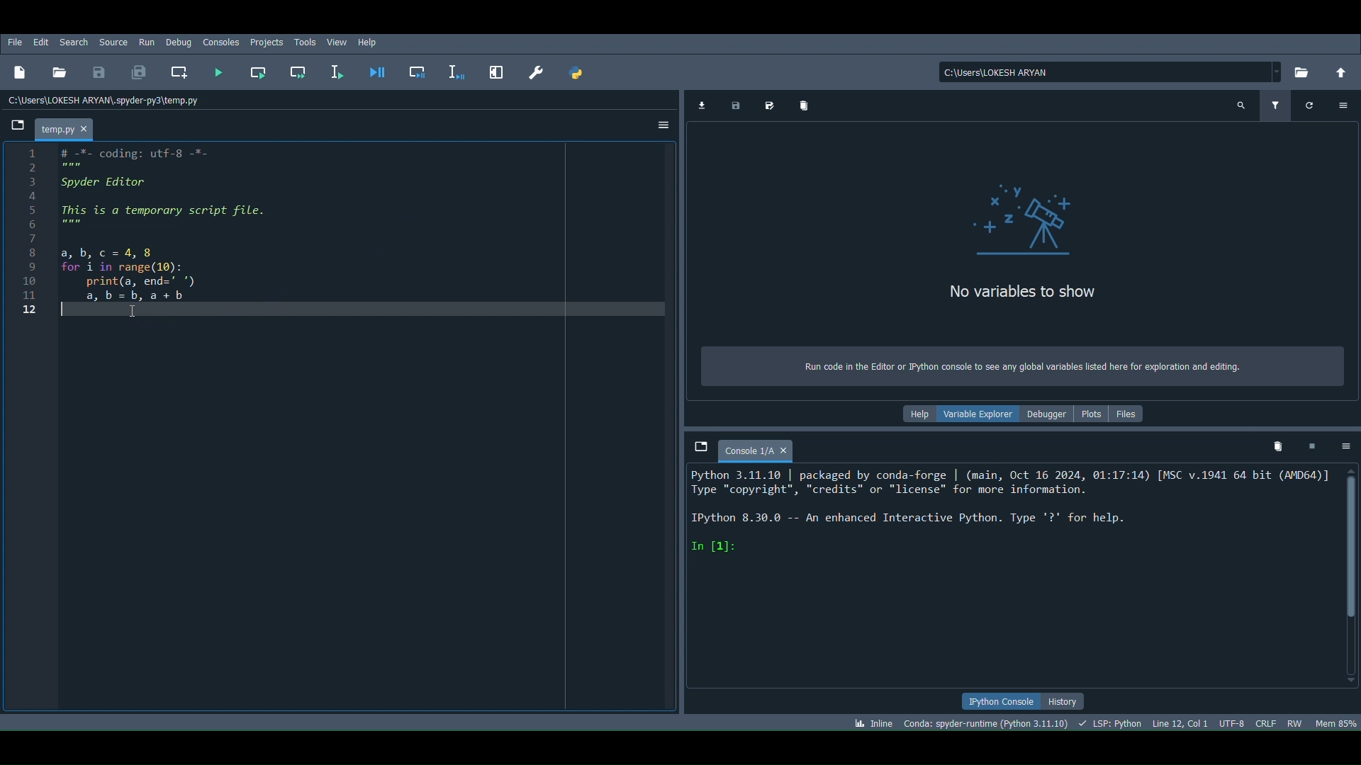  What do you see at coordinates (1032, 218) in the screenshot?
I see `icon` at bounding box center [1032, 218].